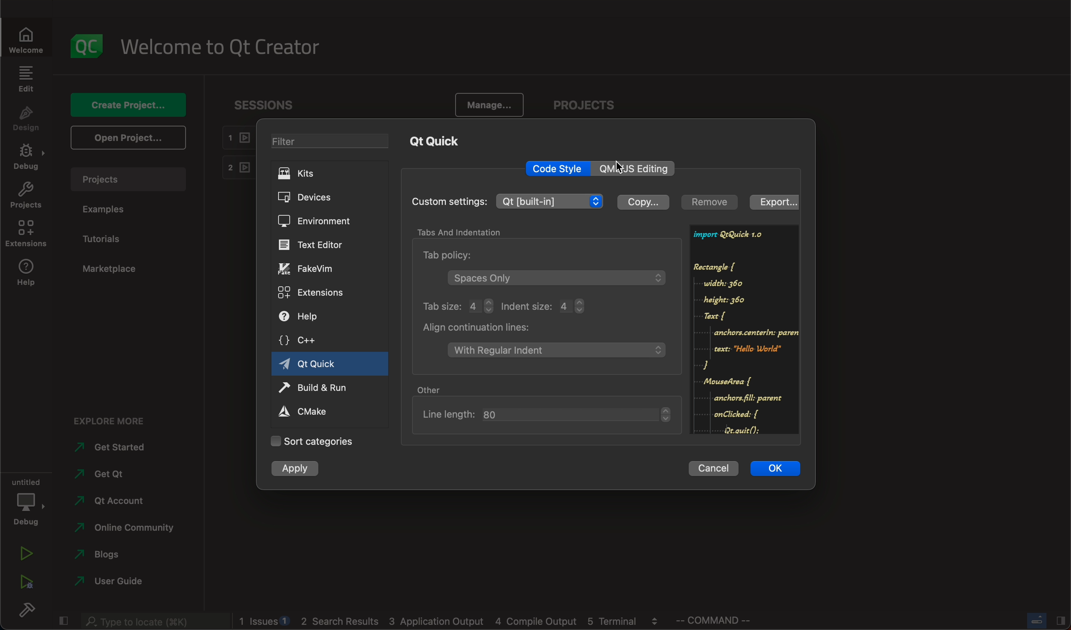 The height and width of the screenshot is (630, 1071). I want to click on logs, so click(452, 622).